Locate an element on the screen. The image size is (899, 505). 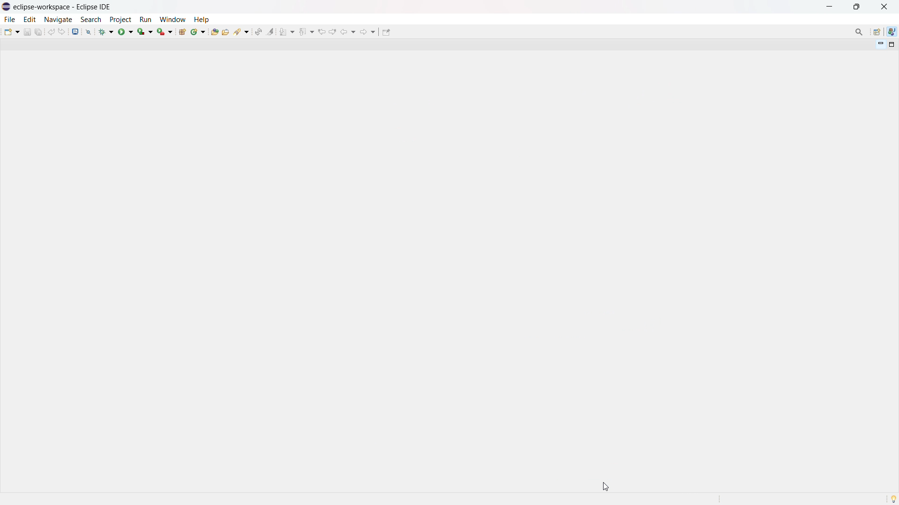
cursor is located at coordinates (605, 486).